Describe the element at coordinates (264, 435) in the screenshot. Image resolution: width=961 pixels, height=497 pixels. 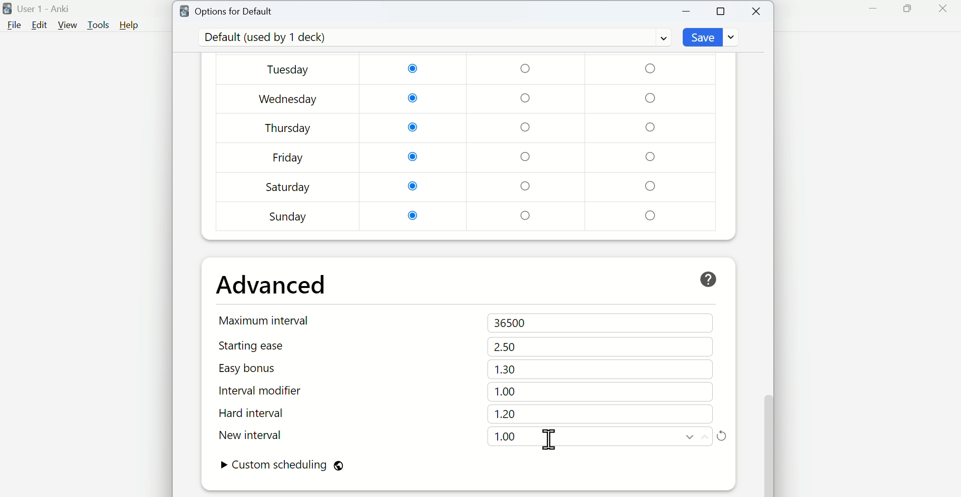
I see `New interval` at that location.